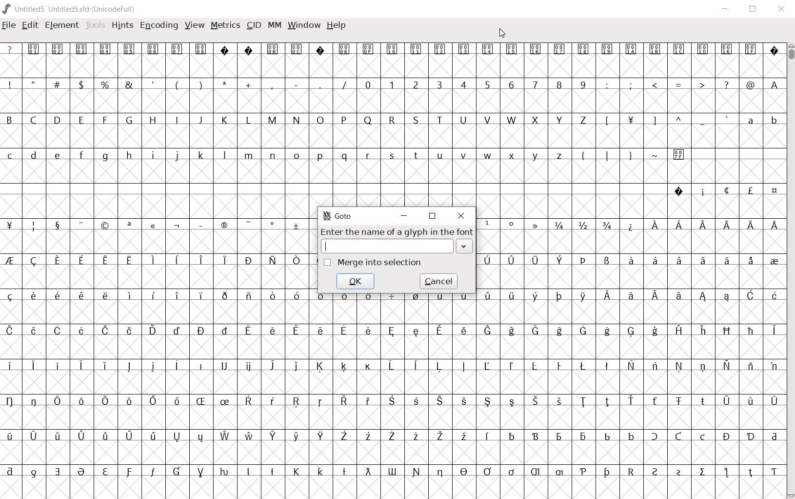  I want to click on j, so click(177, 156).